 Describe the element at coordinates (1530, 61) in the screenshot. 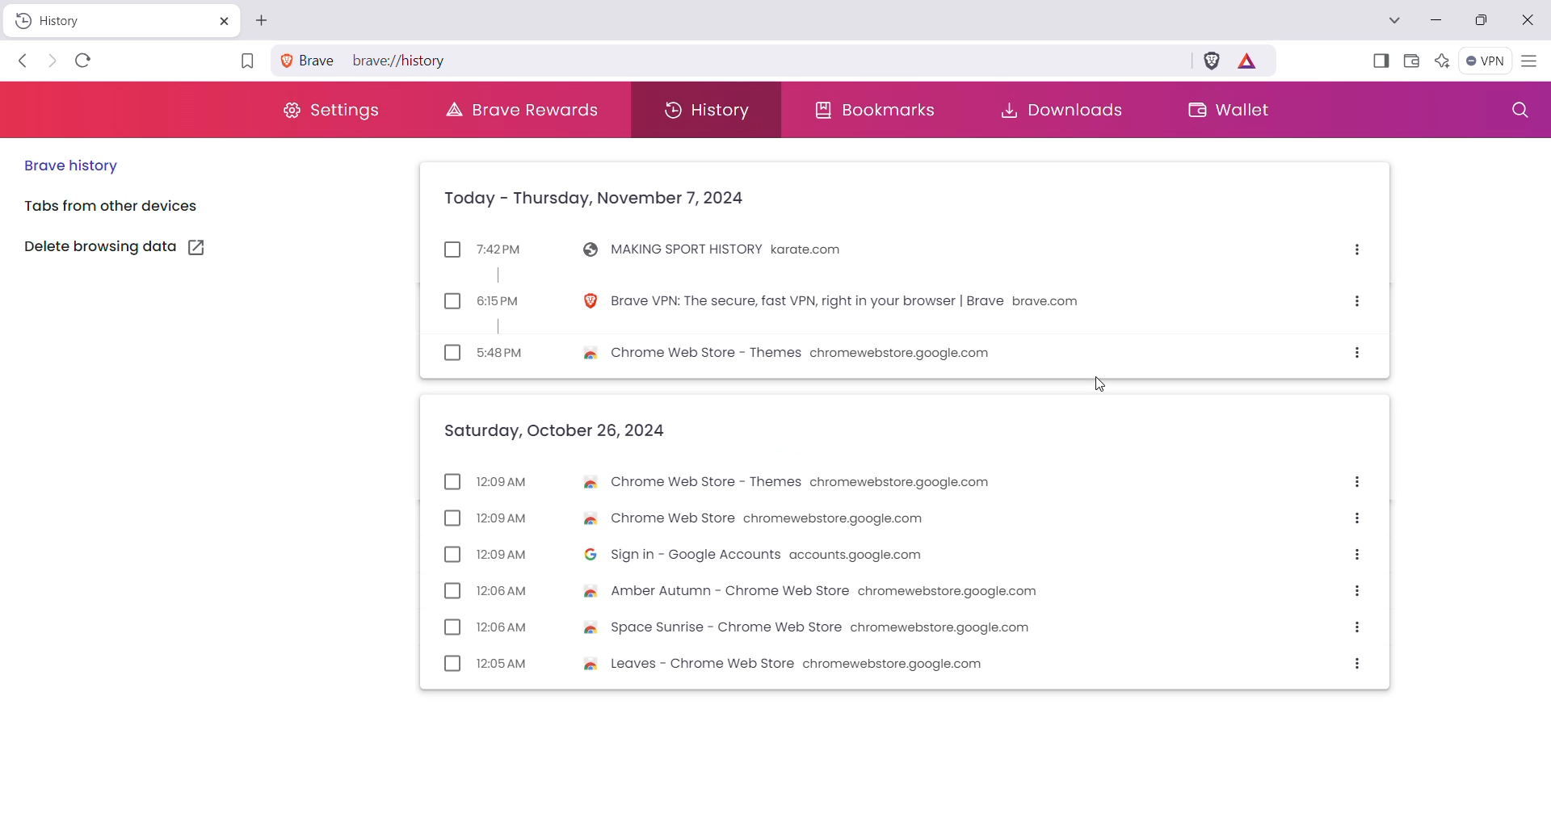

I see `Customize and Control Brave` at that location.